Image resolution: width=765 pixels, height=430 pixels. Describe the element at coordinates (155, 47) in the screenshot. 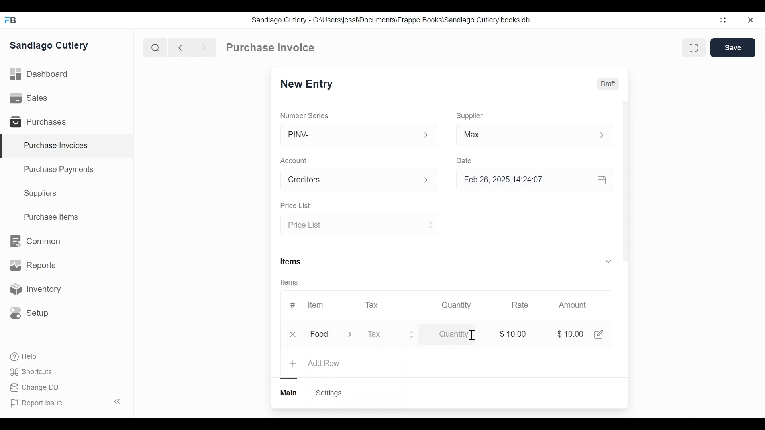

I see `Search` at that location.